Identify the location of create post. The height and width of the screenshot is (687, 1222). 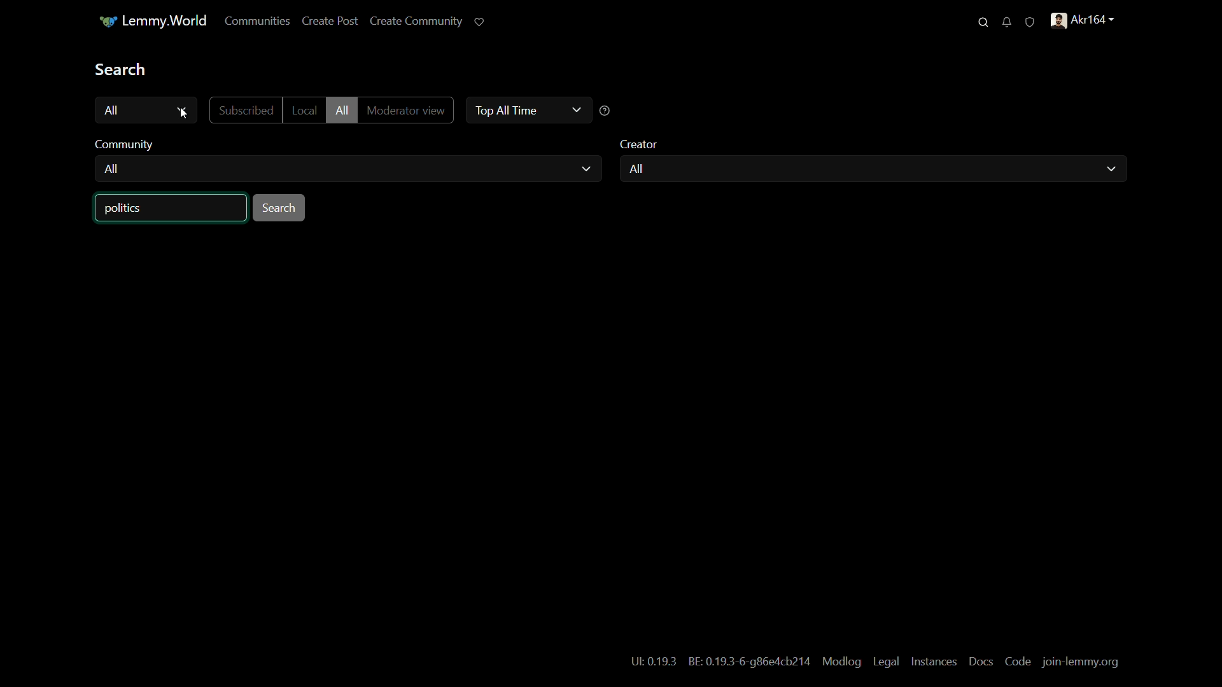
(330, 22).